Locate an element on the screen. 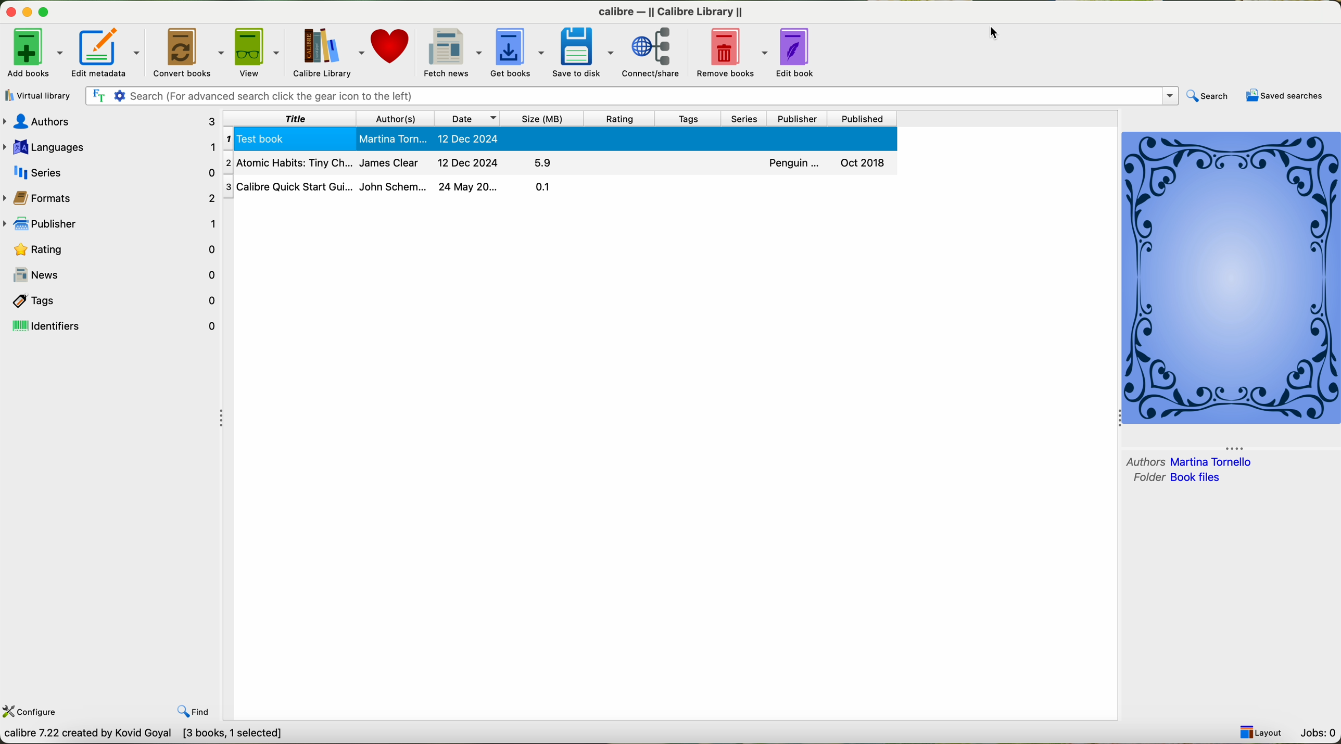 This screenshot has width=1341, height=744. Jobs: 0 is located at coordinates (1316, 734).